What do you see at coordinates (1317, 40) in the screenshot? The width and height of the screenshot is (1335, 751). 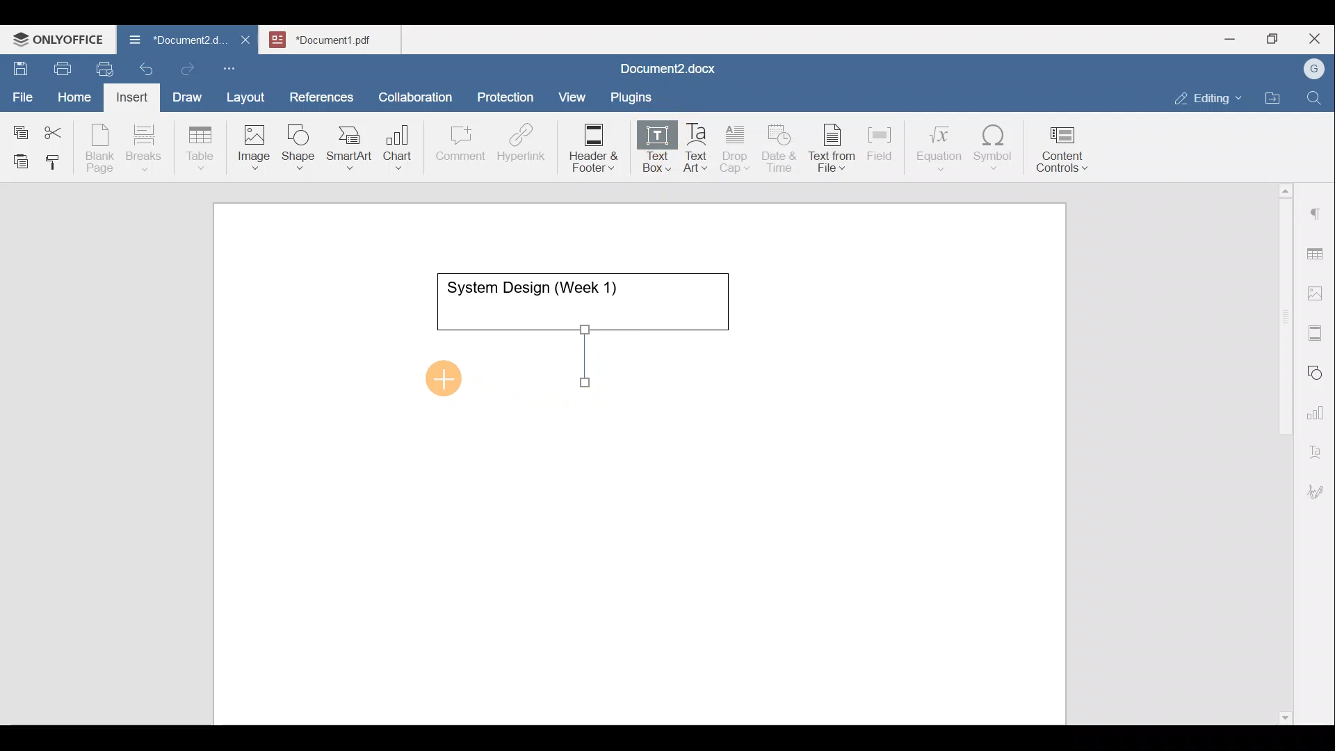 I see `Close` at bounding box center [1317, 40].